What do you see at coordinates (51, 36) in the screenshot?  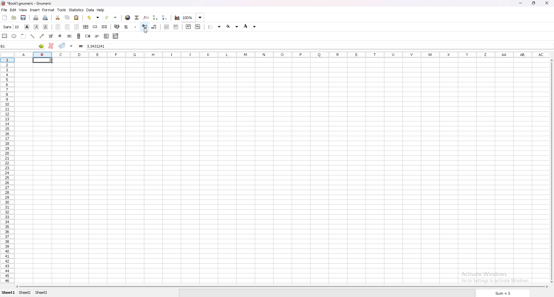 I see `tickbox` at bounding box center [51, 36].